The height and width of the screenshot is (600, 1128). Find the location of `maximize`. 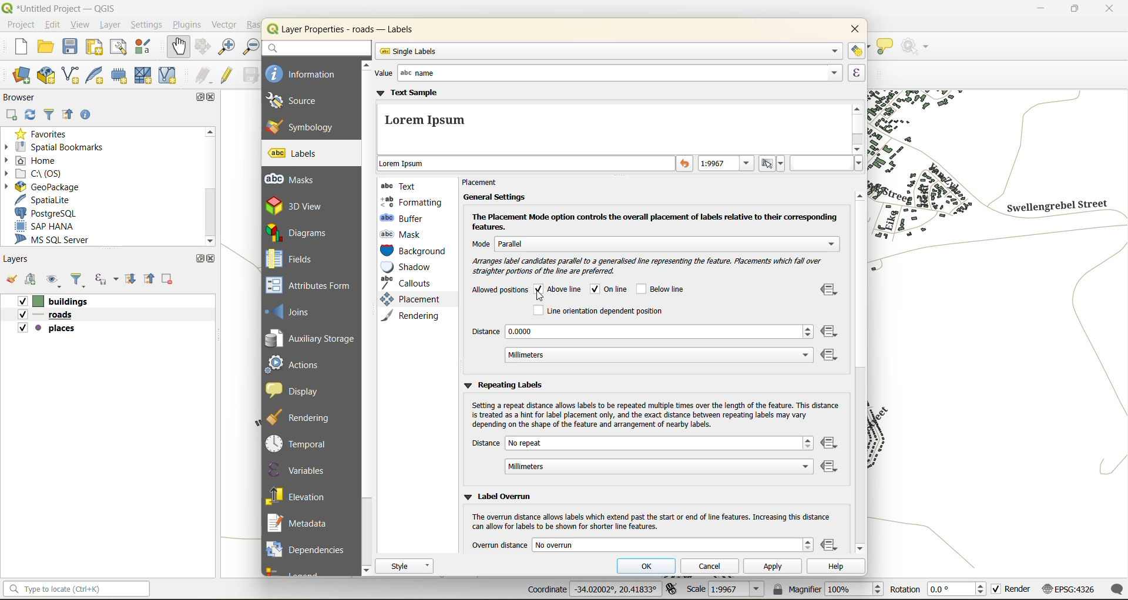

maximize is located at coordinates (1074, 11).